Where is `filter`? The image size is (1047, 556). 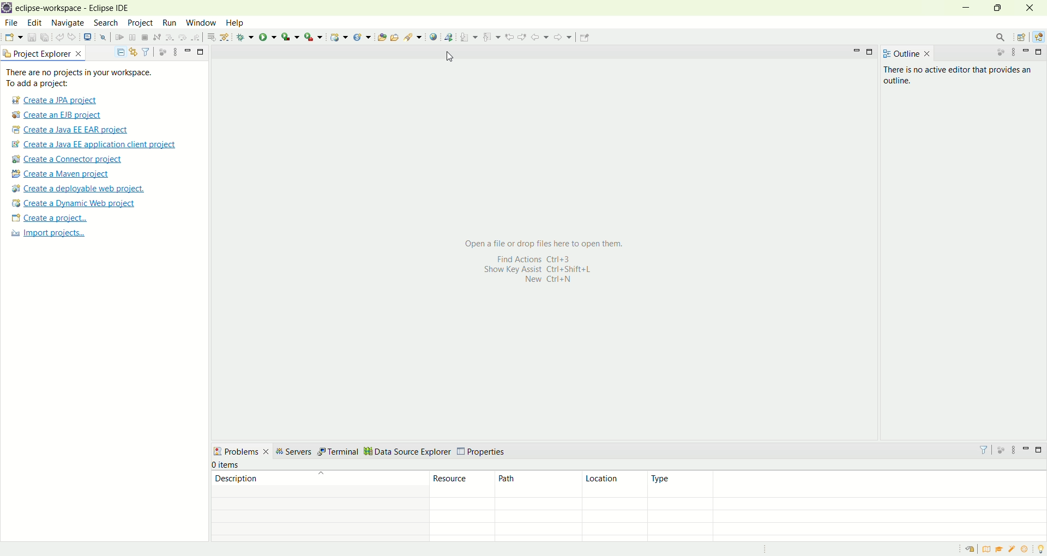
filter is located at coordinates (979, 450).